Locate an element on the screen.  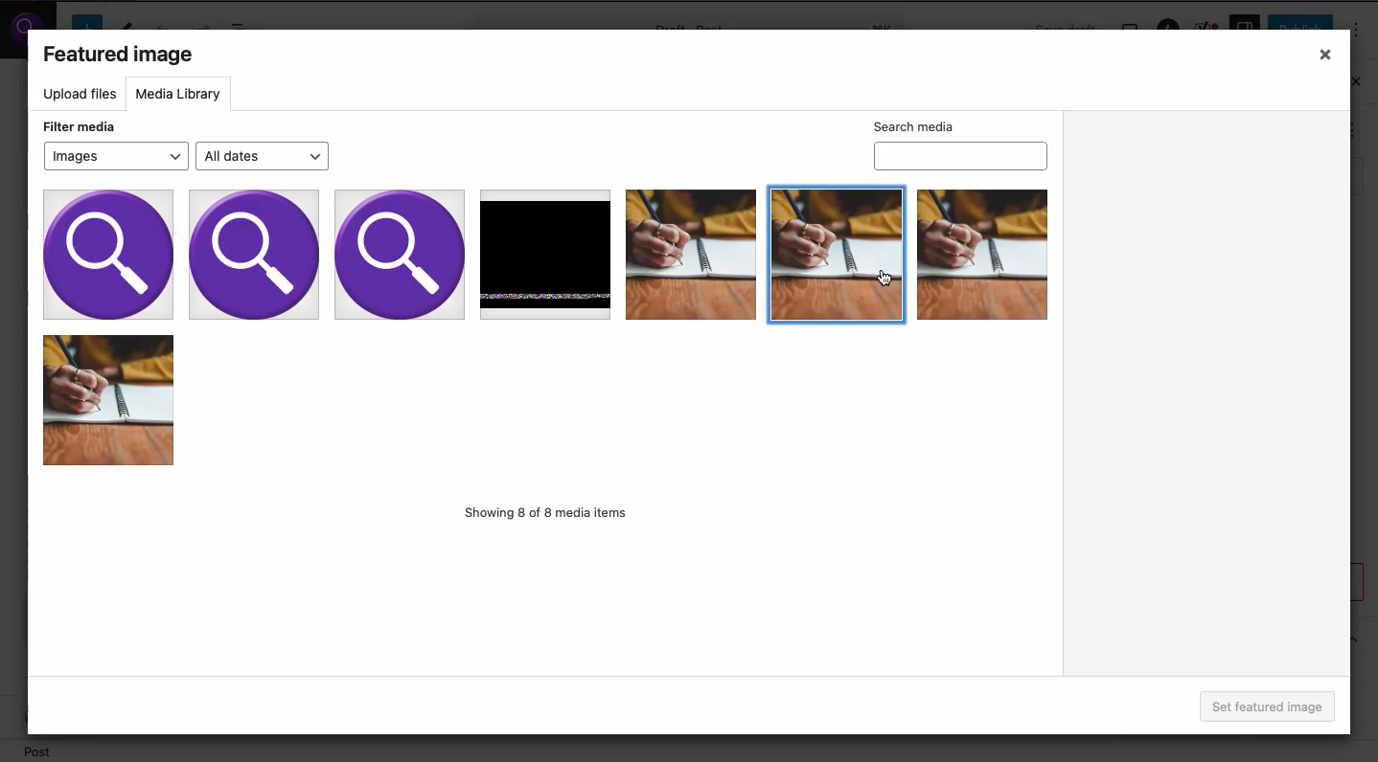
Image is located at coordinates (982, 256).